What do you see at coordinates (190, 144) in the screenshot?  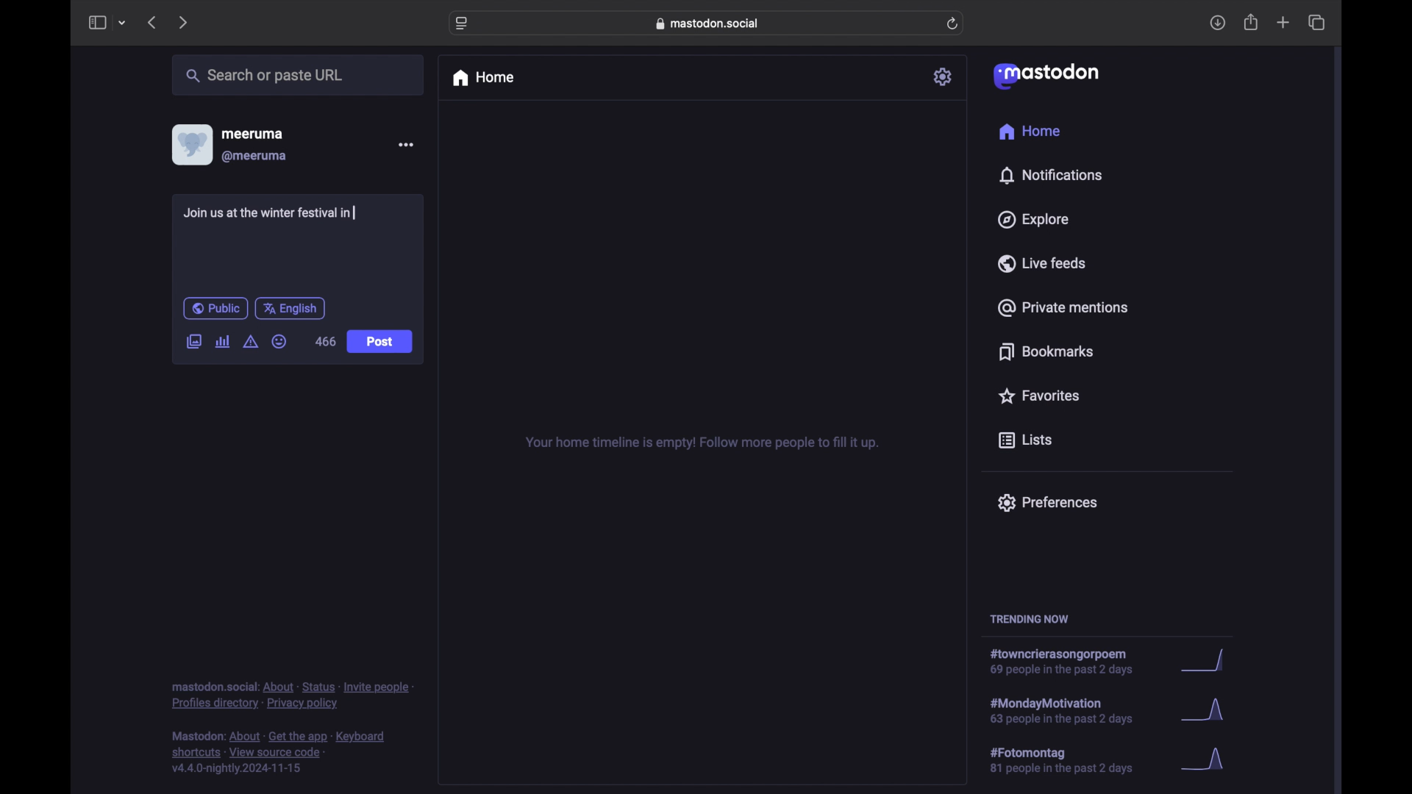 I see `display picture` at bounding box center [190, 144].